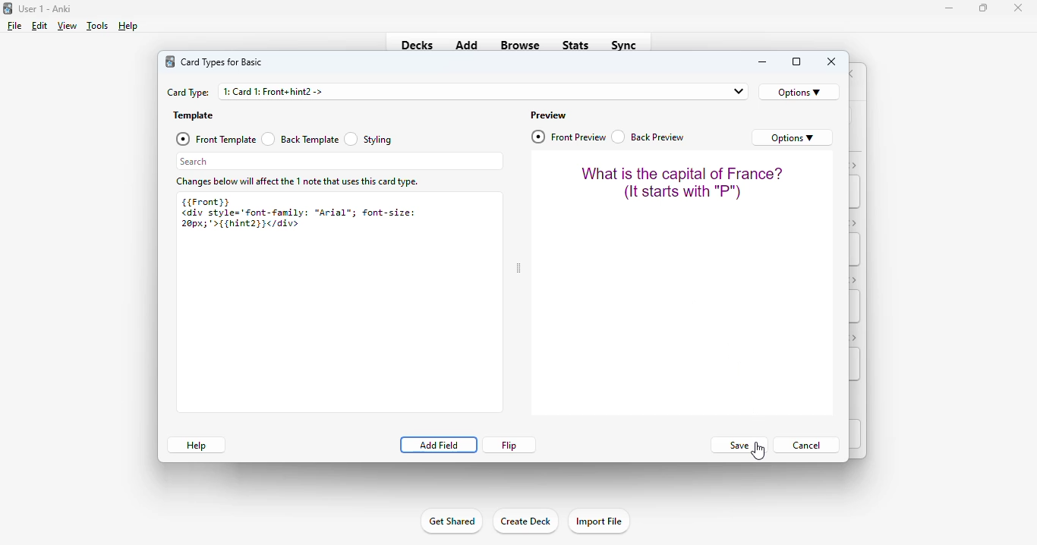 The image size is (1037, 545). What do you see at coordinates (170, 61) in the screenshot?
I see `logo` at bounding box center [170, 61].